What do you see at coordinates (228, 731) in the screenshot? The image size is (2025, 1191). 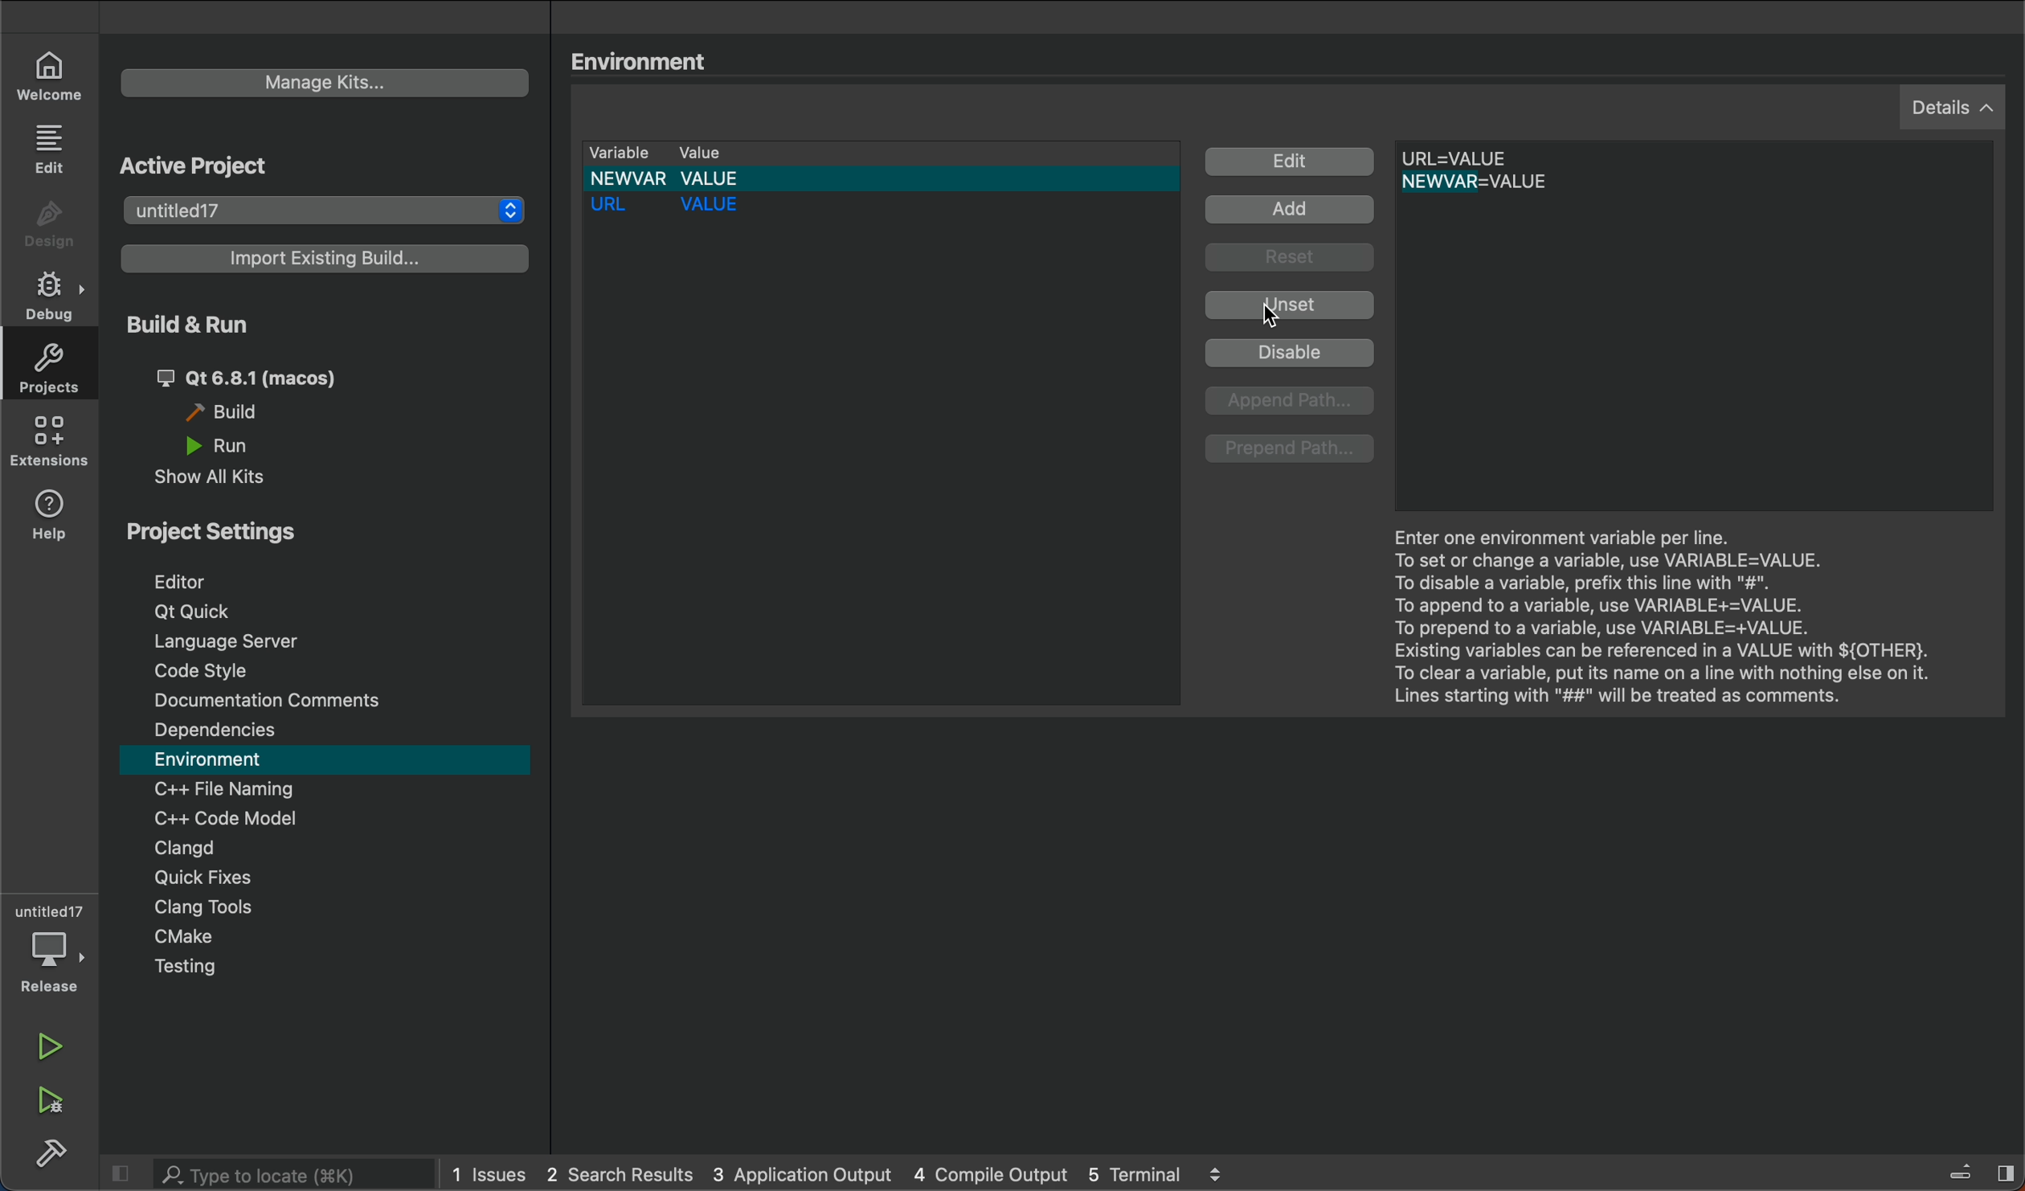 I see `dependencies` at bounding box center [228, 731].